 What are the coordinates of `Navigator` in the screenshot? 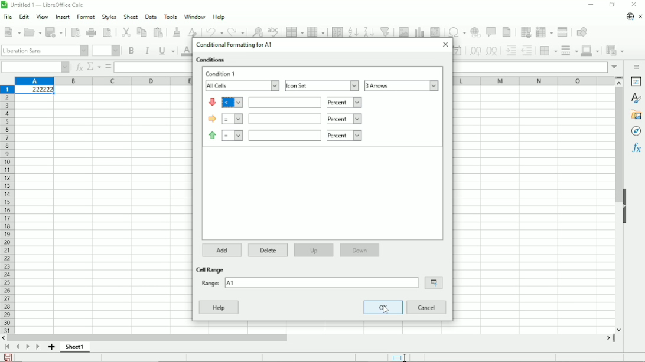 It's located at (636, 131).